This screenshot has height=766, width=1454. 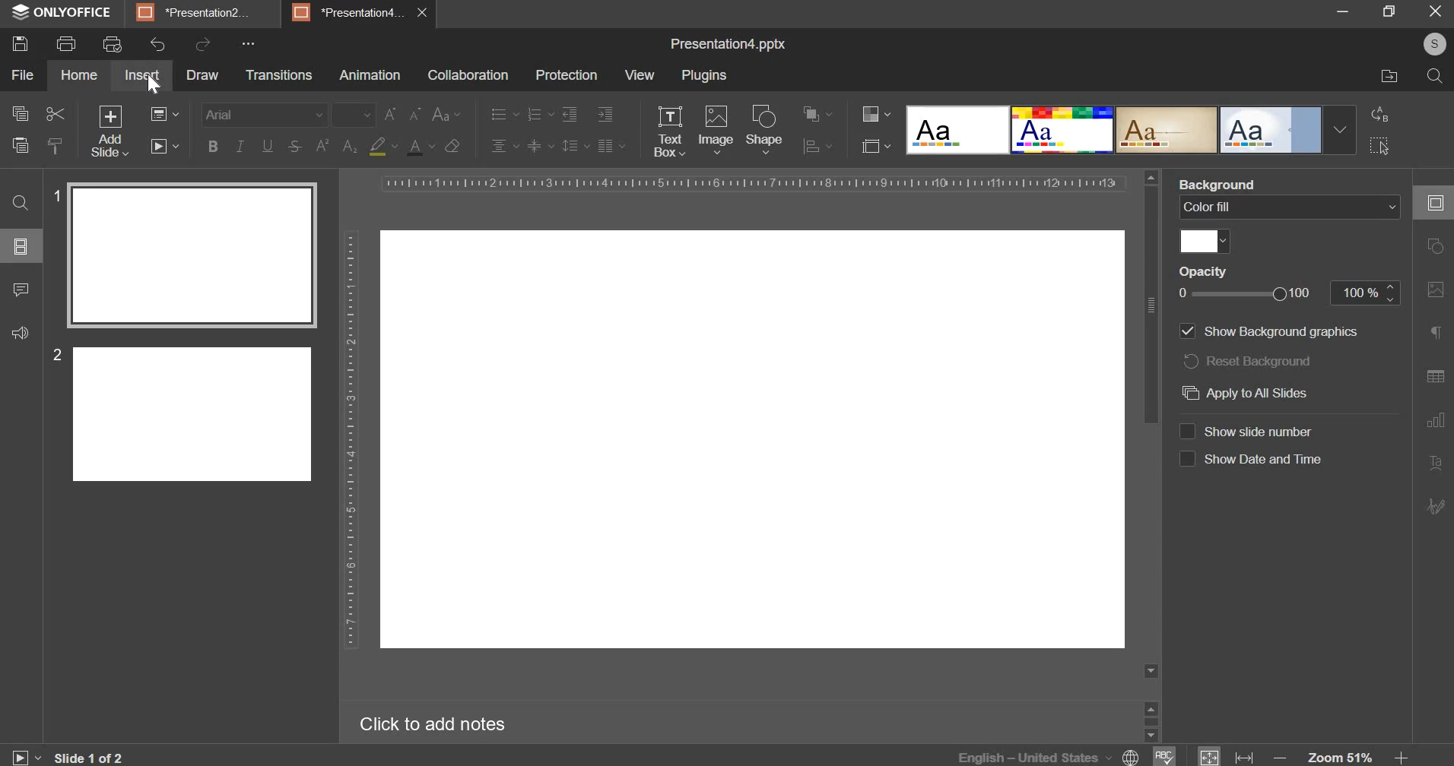 I want to click on 5] *Presentationd., so click(x=360, y=13).